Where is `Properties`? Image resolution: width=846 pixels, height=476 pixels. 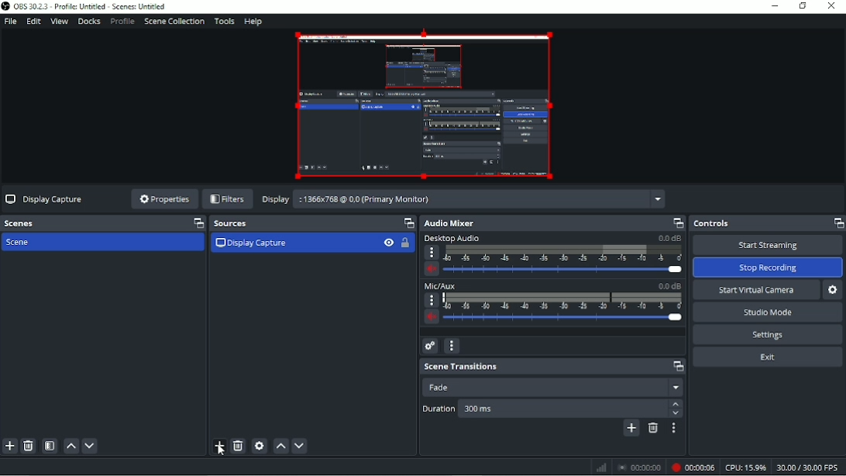
Properties is located at coordinates (163, 200).